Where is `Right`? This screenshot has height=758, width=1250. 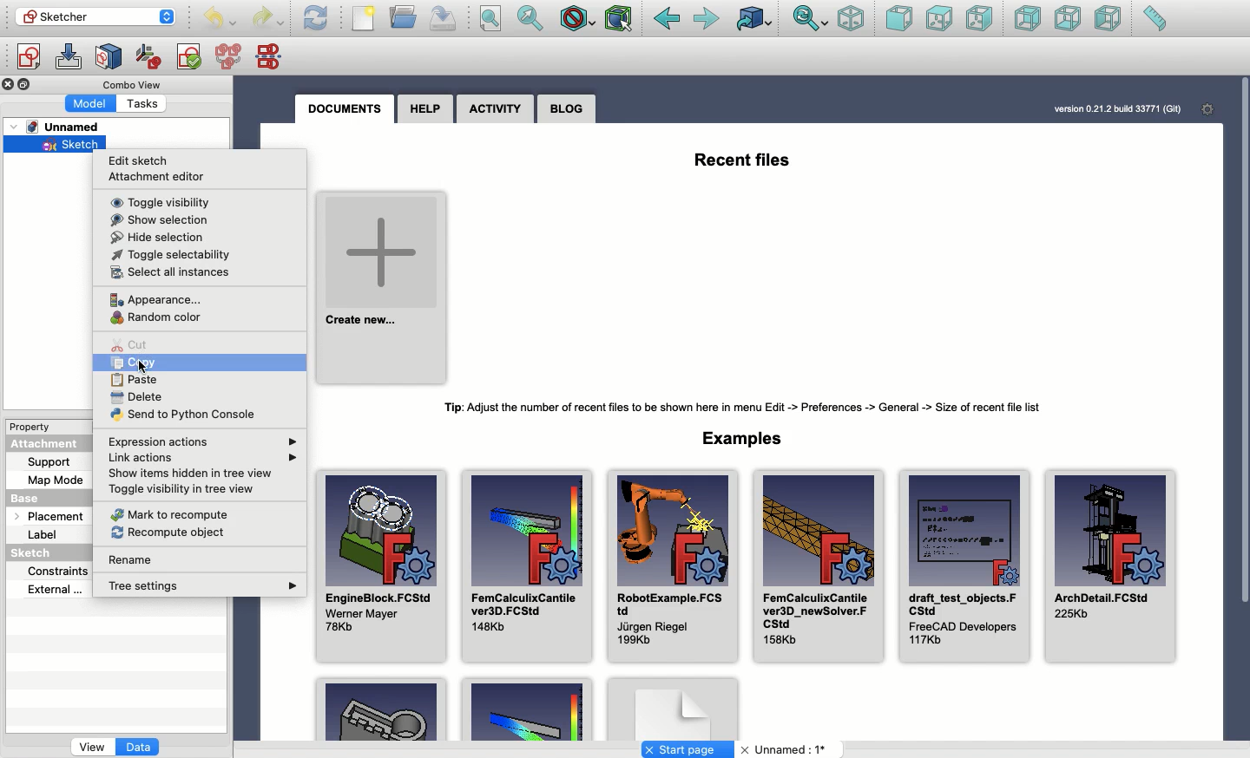 Right is located at coordinates (978, 18).